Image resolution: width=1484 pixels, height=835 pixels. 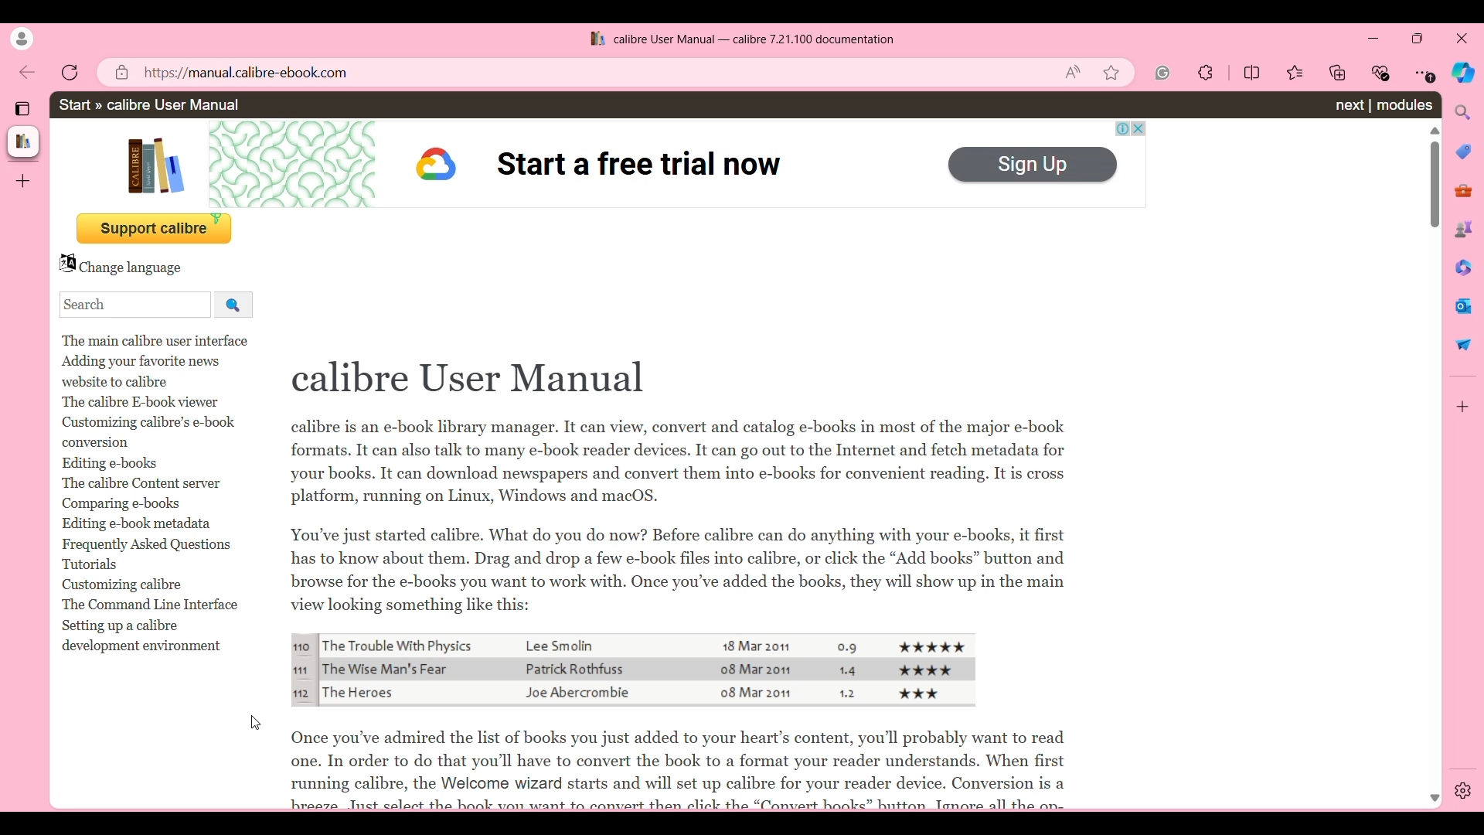 I want to click on Site logo, page name, software name, and software version, so click(x=741, y=39).